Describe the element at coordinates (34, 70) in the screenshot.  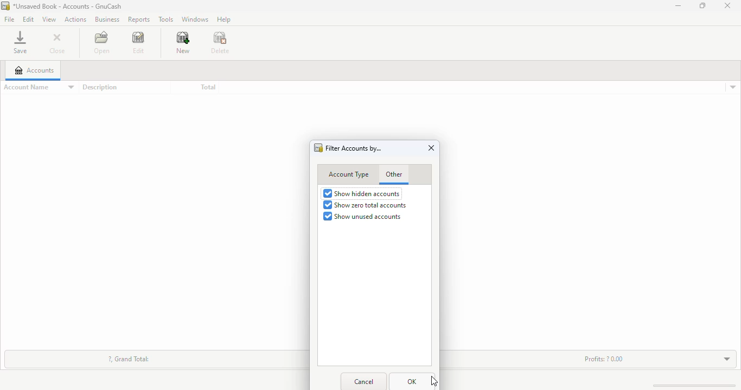
I see `accounts` at that location.